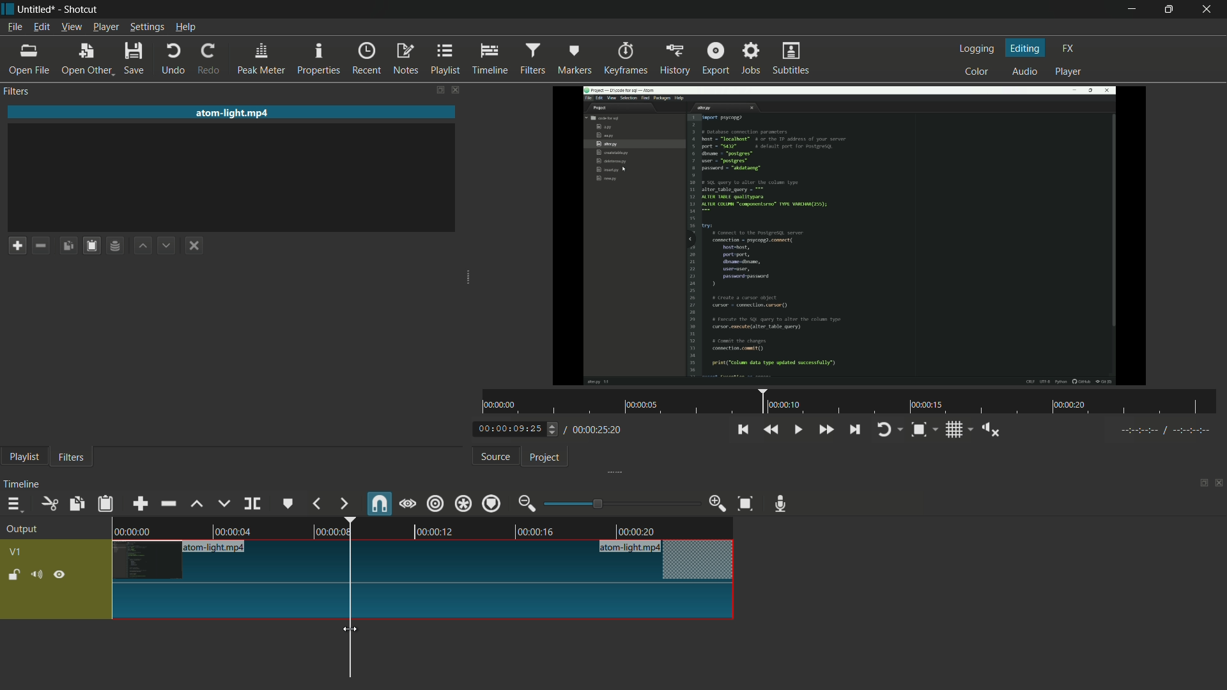 This screenshot has width=1227, height=690. What do you see at coordinates (621, 503) in the screenshot?
I see `adjustment bar` at bounding box center [621, 503].